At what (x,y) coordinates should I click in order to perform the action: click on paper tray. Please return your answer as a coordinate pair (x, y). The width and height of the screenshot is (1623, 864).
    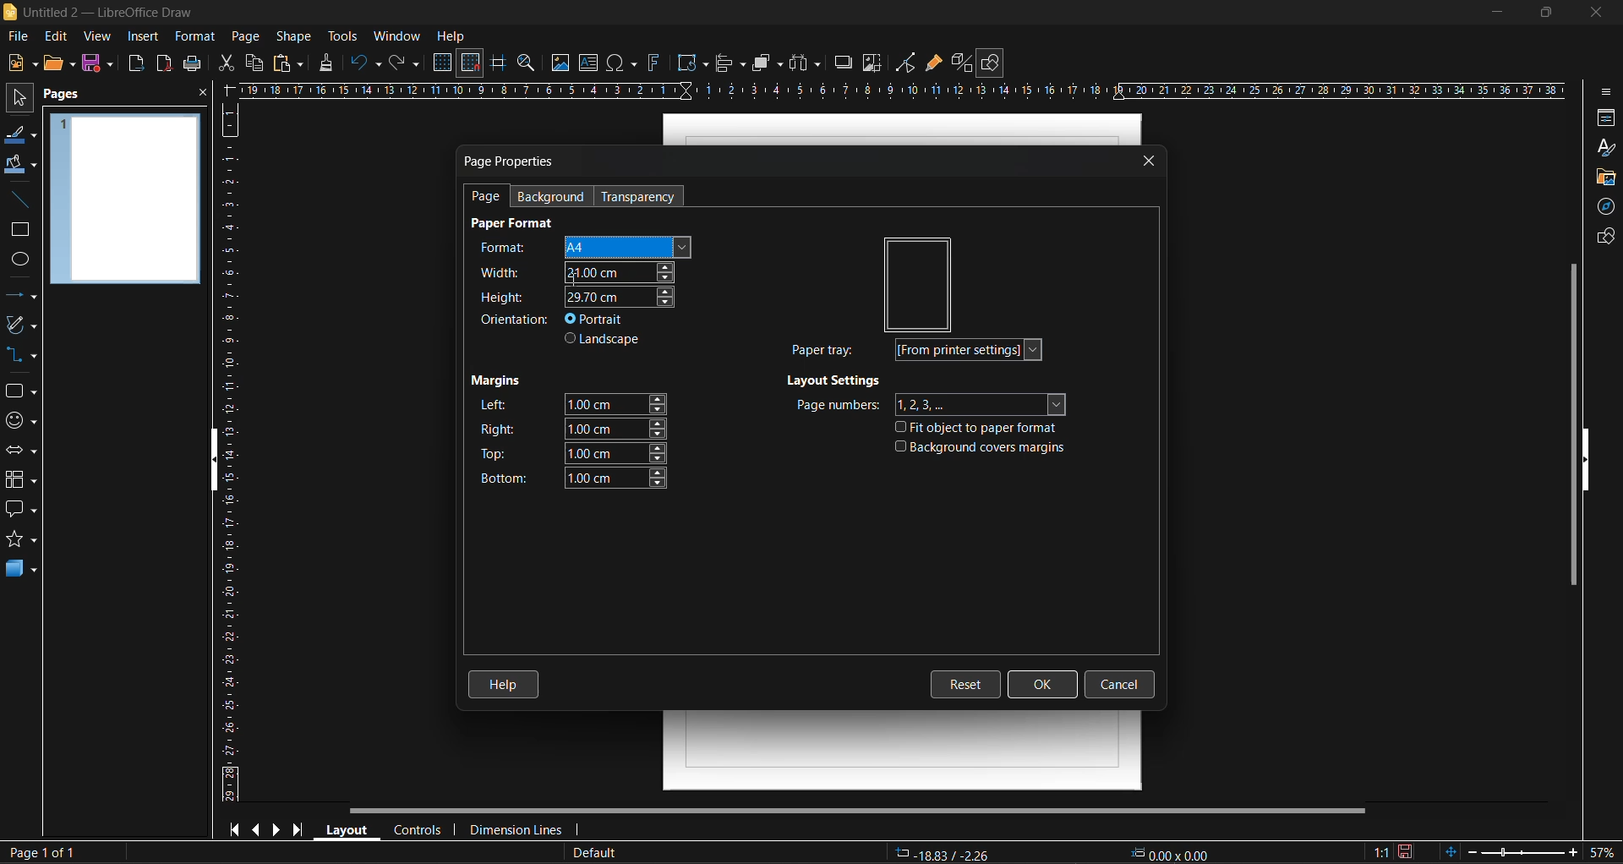
    Looking at the image, I should click on (923, 351).